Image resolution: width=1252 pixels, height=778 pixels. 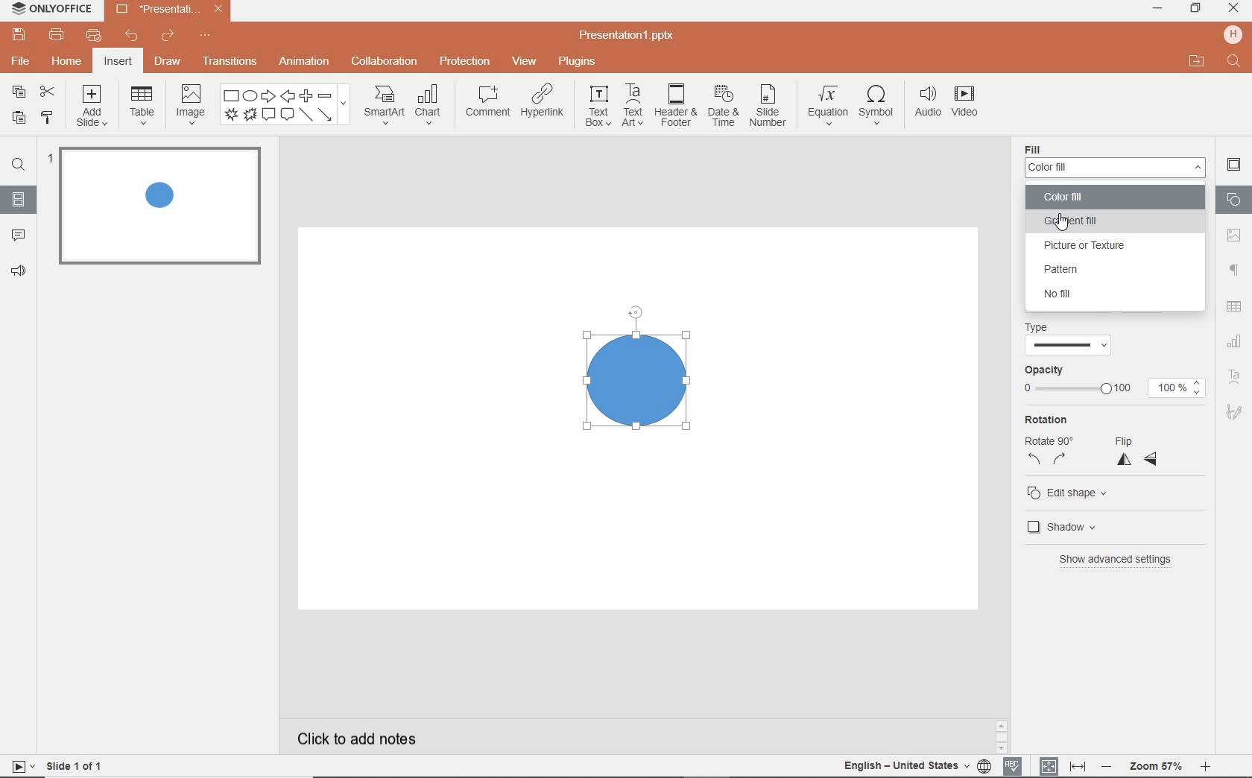 I want to click on paragraph settings, so click(x=1235, y=268).